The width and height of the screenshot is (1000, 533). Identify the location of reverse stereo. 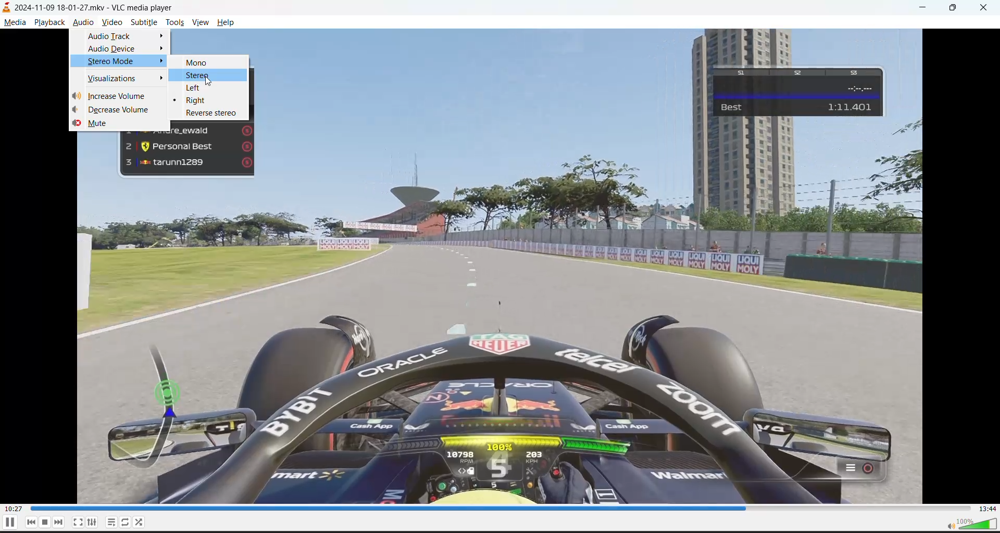
(211, 115).